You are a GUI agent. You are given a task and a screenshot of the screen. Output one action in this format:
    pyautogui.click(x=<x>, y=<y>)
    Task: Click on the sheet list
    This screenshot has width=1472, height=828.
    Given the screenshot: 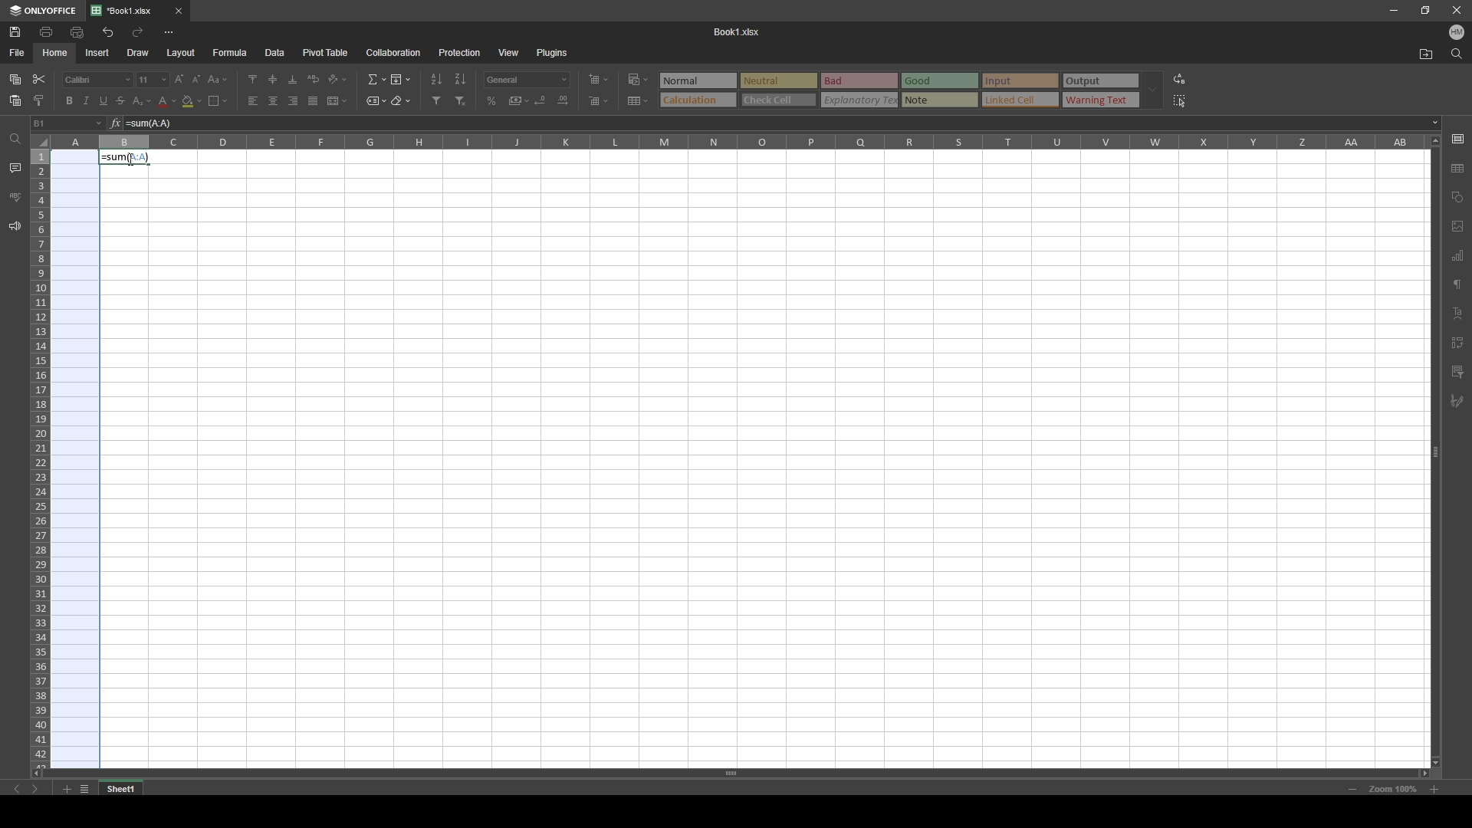 What is the action you would take?
    pyautogui.click(x=84, y=789)
    